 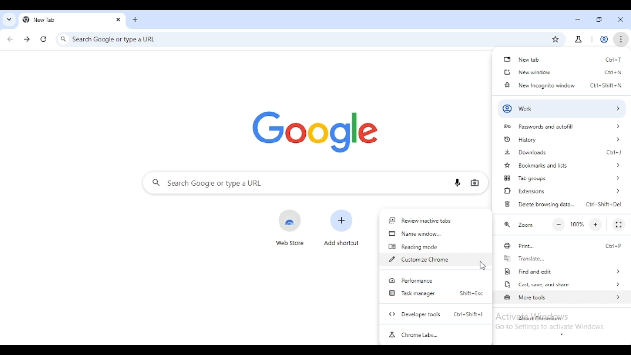 What do you see at coordinates (613, 72) in the screenshot?
I see `shortcut for new window` at bounding box center [613, 72].